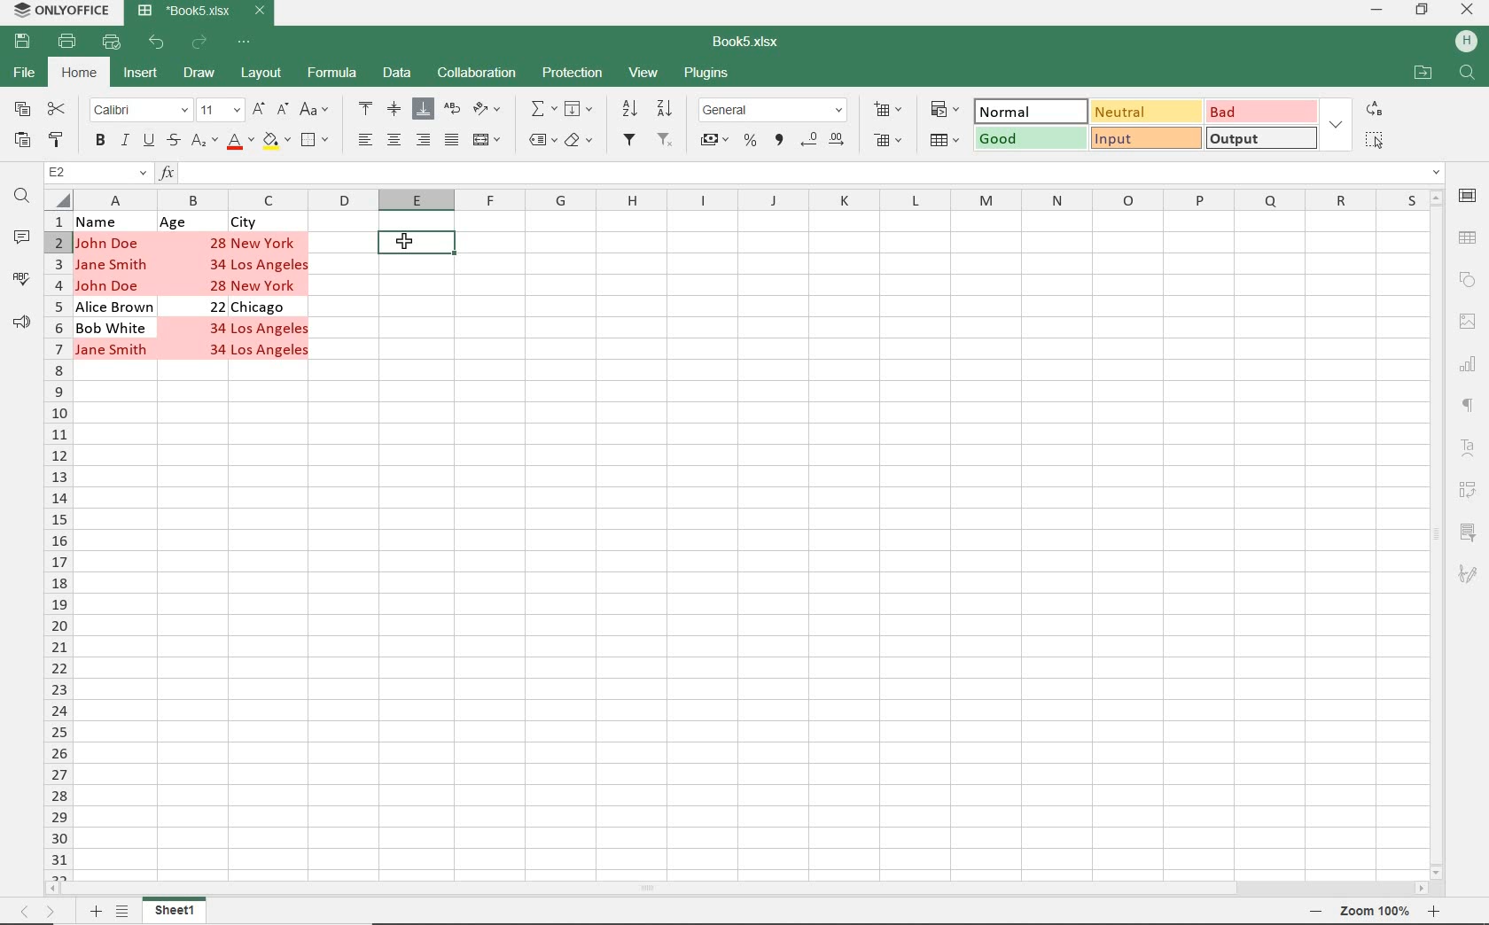  I want to click on NORMAL, so click(1025, 111).